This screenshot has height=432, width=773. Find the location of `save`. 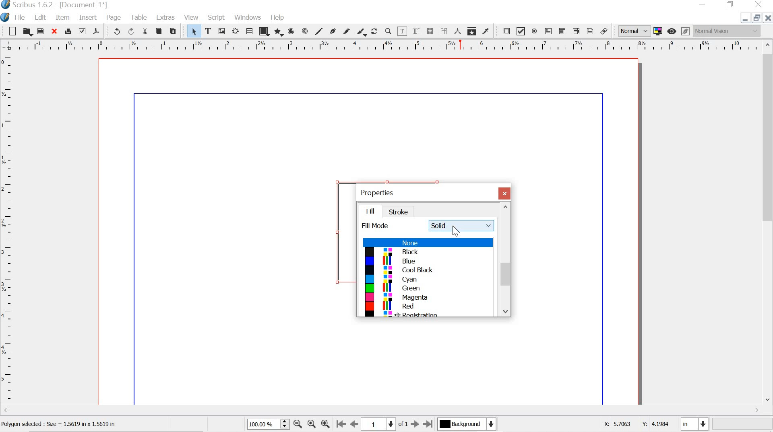

save is located at coordinates (41, 31).